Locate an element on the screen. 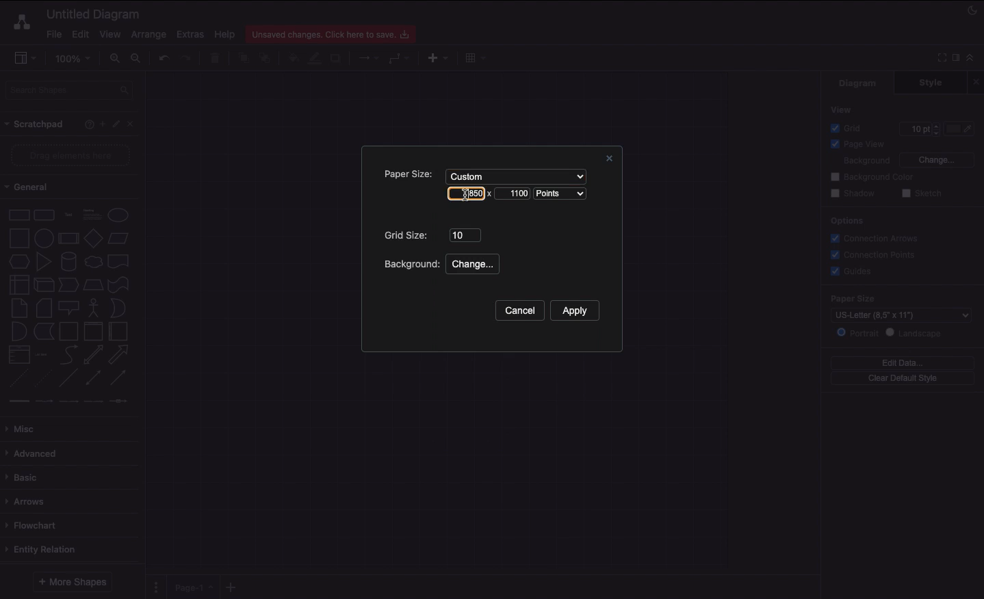  Container is located at coordinates (68, 331).